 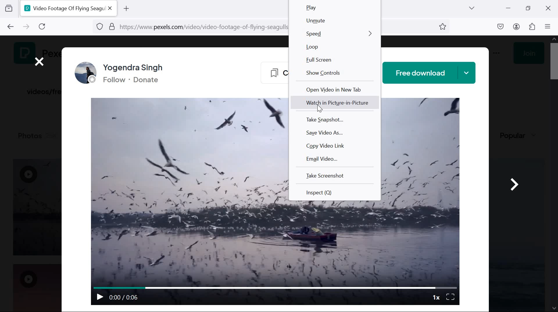 What do you see at coordinates (518, 27) in the screenshot?
I see `account` at bounding box center [518, 27].